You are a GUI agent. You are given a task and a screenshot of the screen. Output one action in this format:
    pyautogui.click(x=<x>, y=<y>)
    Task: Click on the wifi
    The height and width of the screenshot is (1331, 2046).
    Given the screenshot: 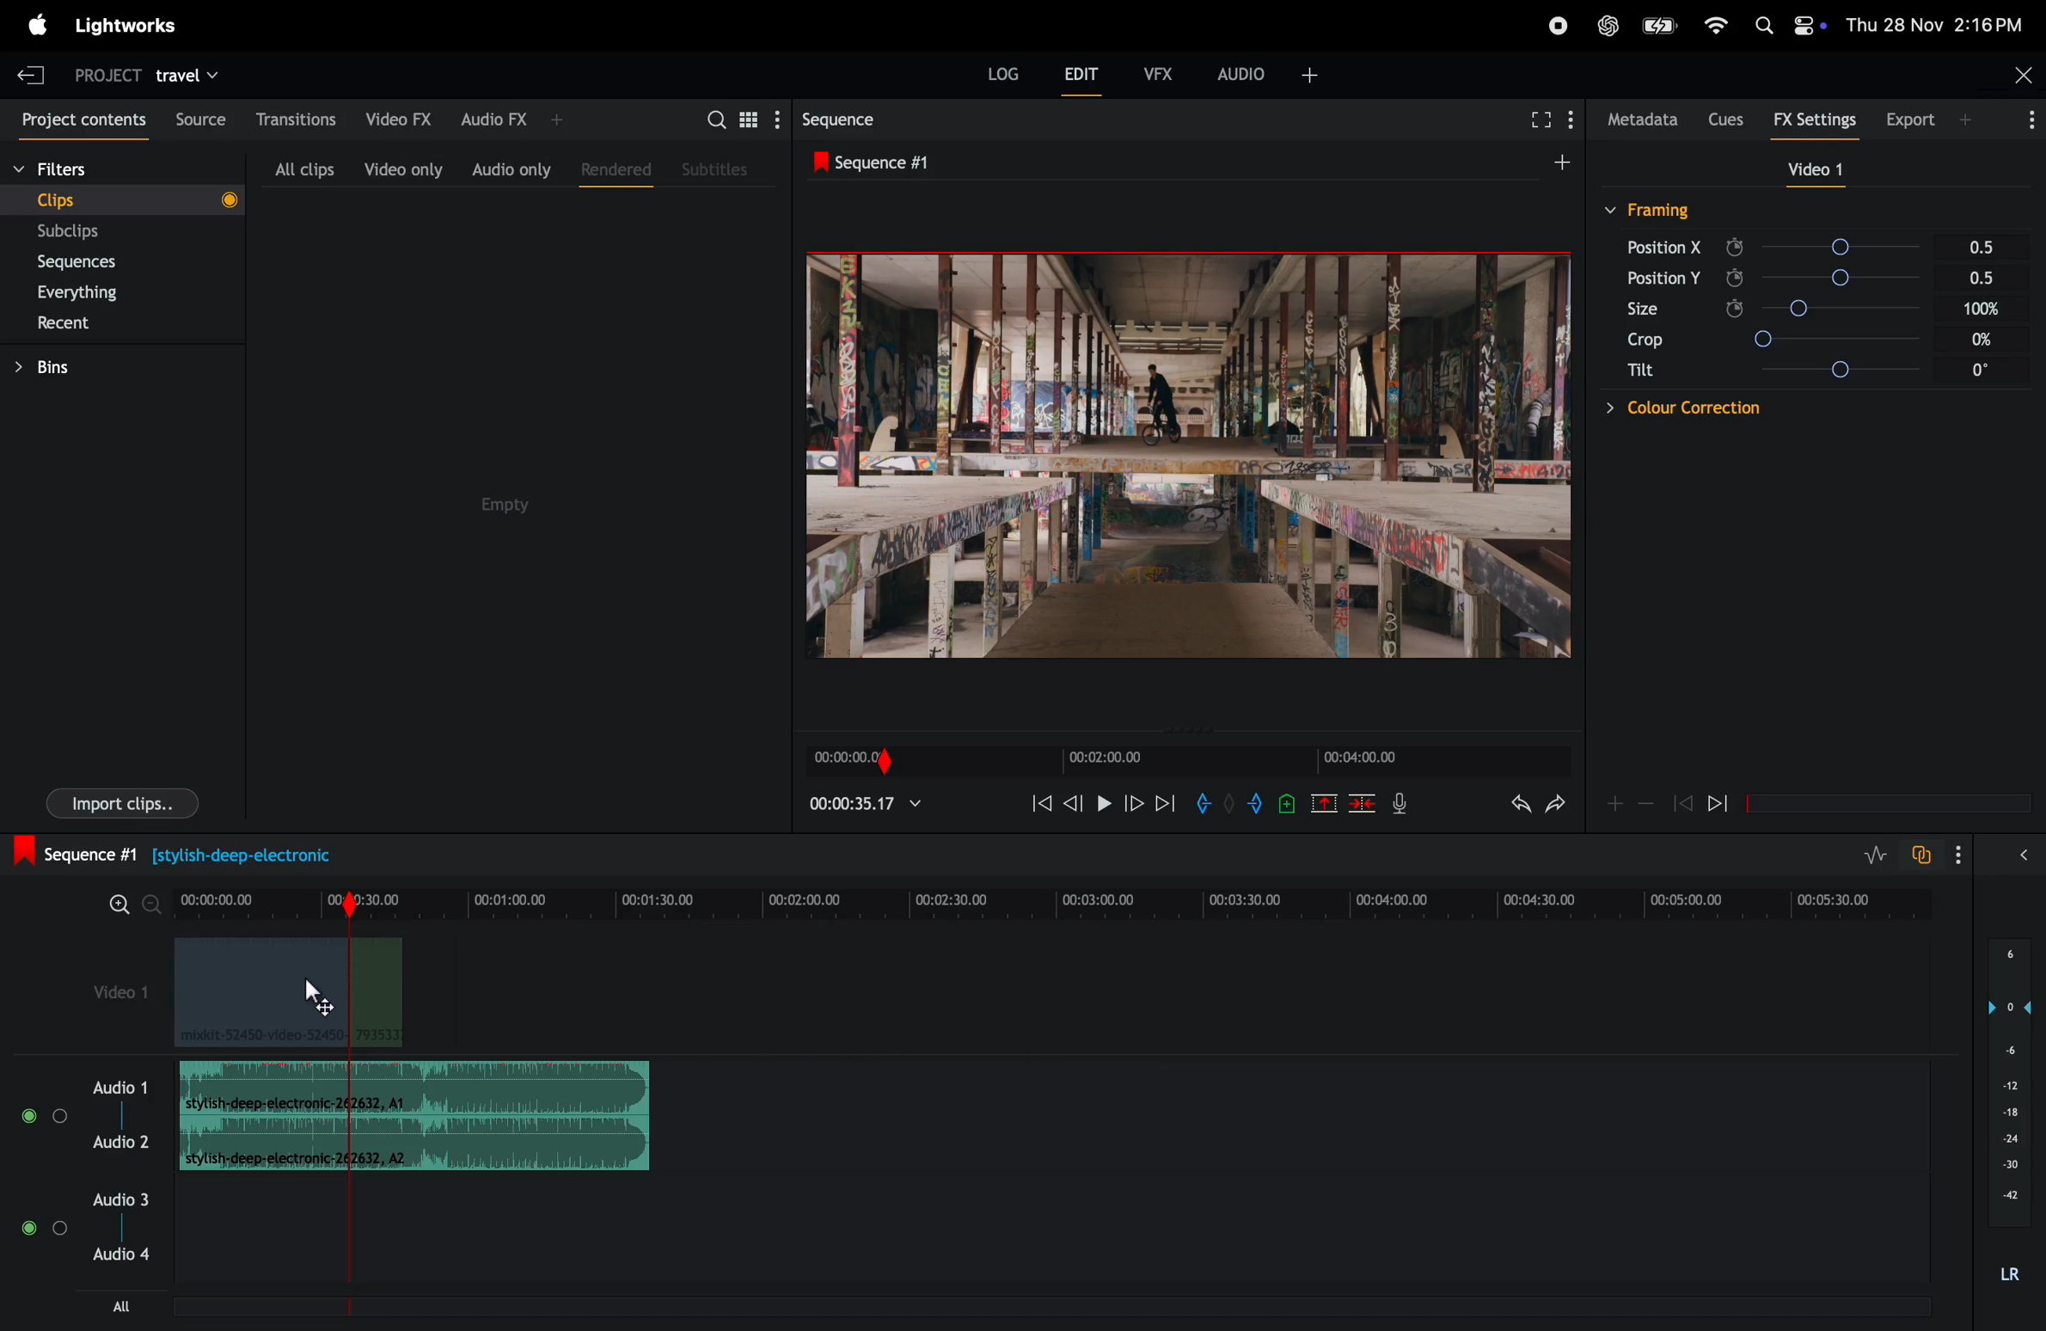 What is the action you would take?
    pyautogui.click(x=1712, y=26)
    